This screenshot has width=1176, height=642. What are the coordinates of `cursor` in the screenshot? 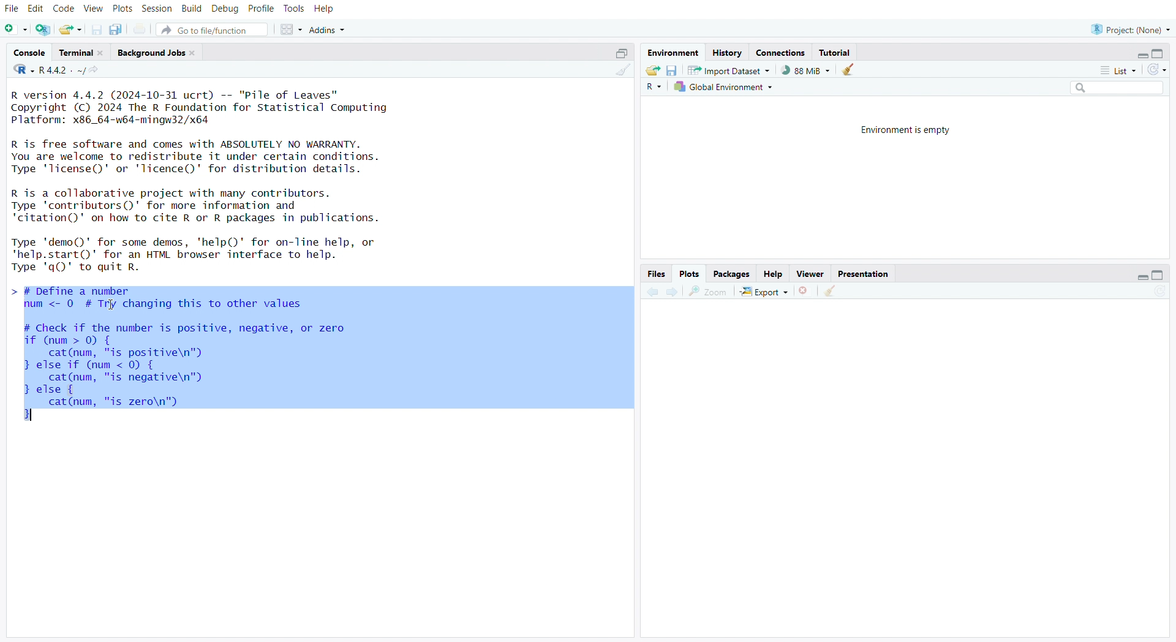 It's located at (111, 306).